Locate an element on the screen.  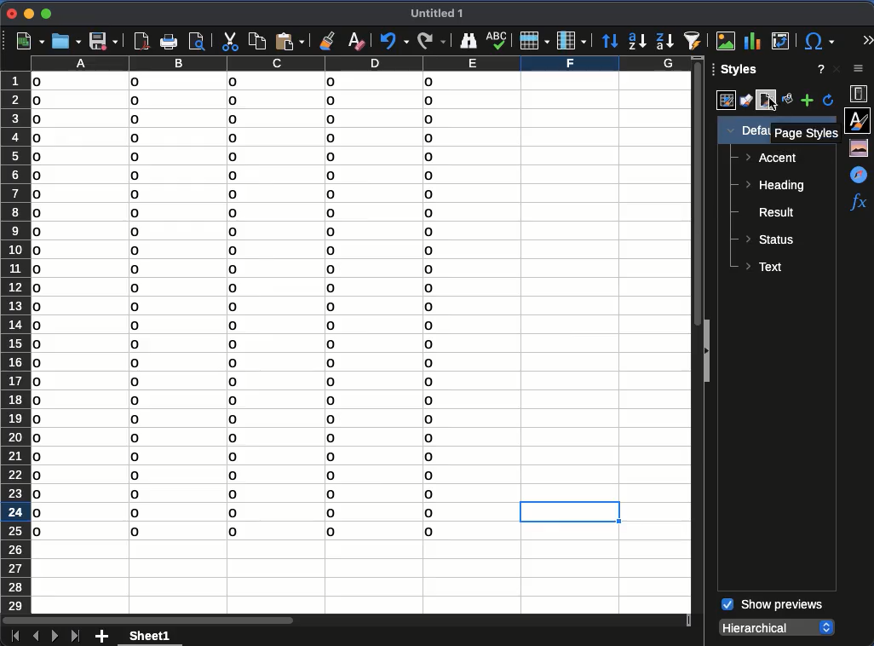
open is located at coordinates (66, 41).